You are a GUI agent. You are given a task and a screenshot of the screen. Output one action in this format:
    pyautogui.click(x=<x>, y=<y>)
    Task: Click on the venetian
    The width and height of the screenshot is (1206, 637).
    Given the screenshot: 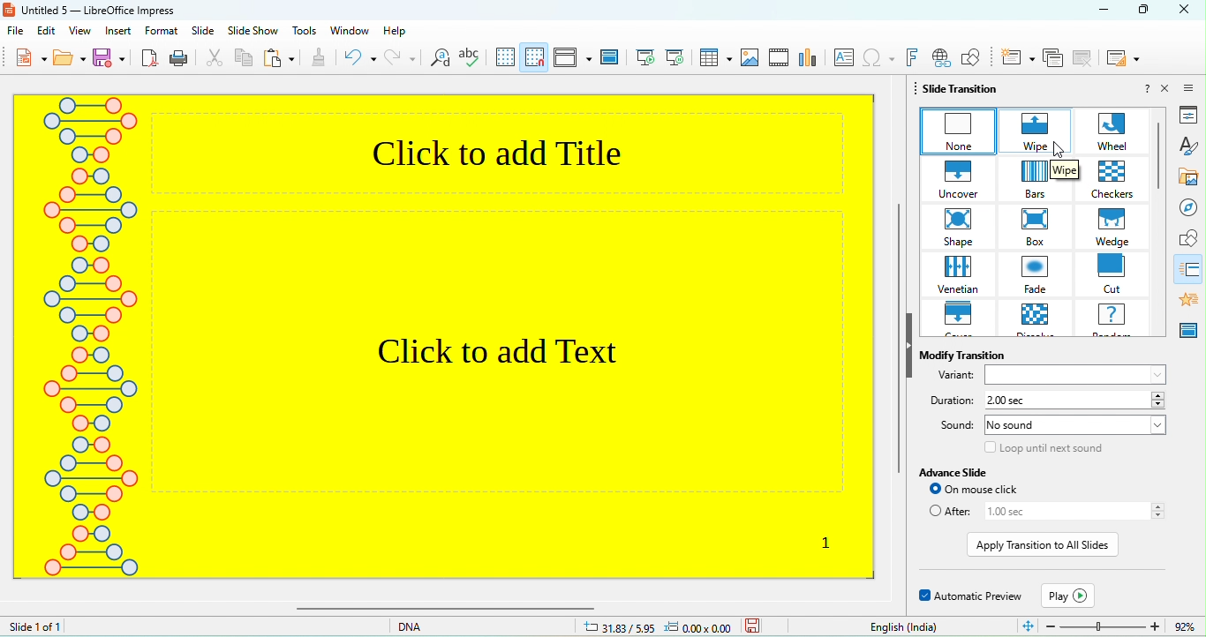 What is the action you would take?
    pyautogui.click(x=961, y=274)
    